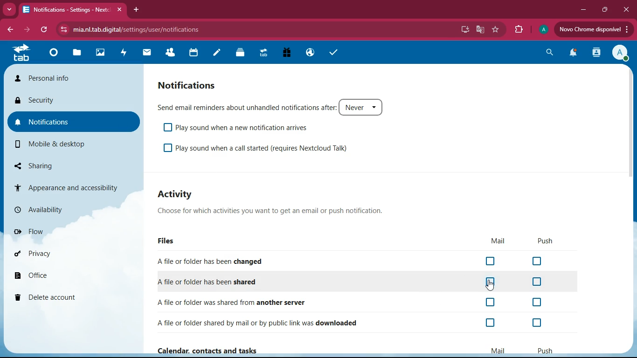 Image resolution: width=637 pixels, height=358 pixels. What do you see at coordinates (182, 192) in the screenshot?
I see `activity` at bounding box center [182, 192].